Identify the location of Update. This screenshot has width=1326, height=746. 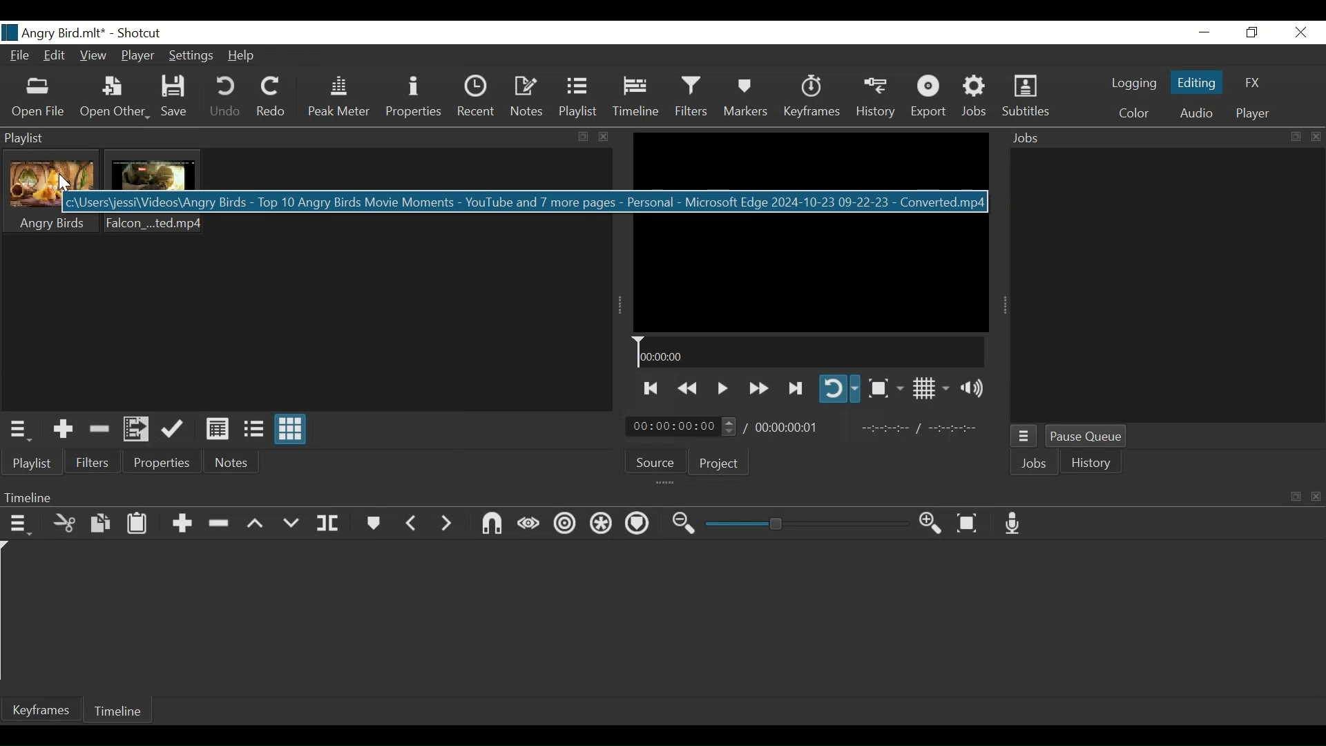
(173, 429).